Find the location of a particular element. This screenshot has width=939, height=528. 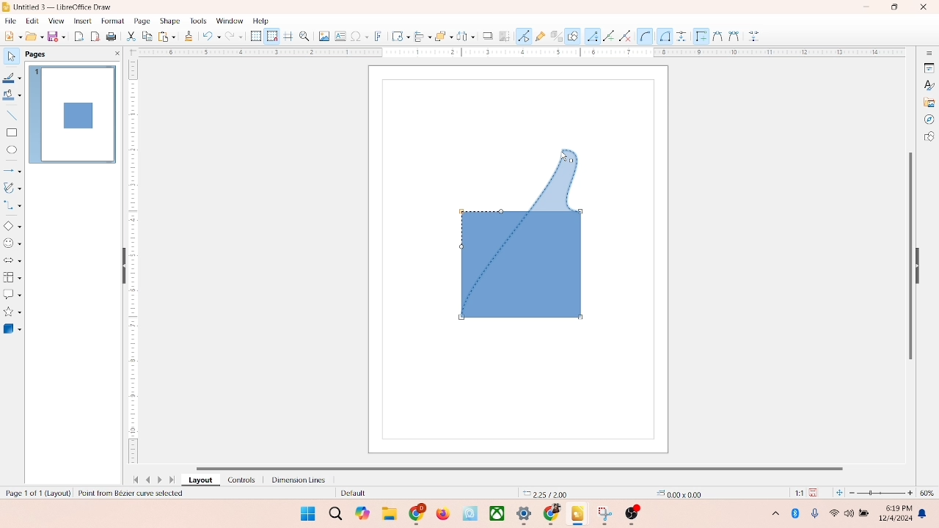

windows is located at coordinates (306, 513).